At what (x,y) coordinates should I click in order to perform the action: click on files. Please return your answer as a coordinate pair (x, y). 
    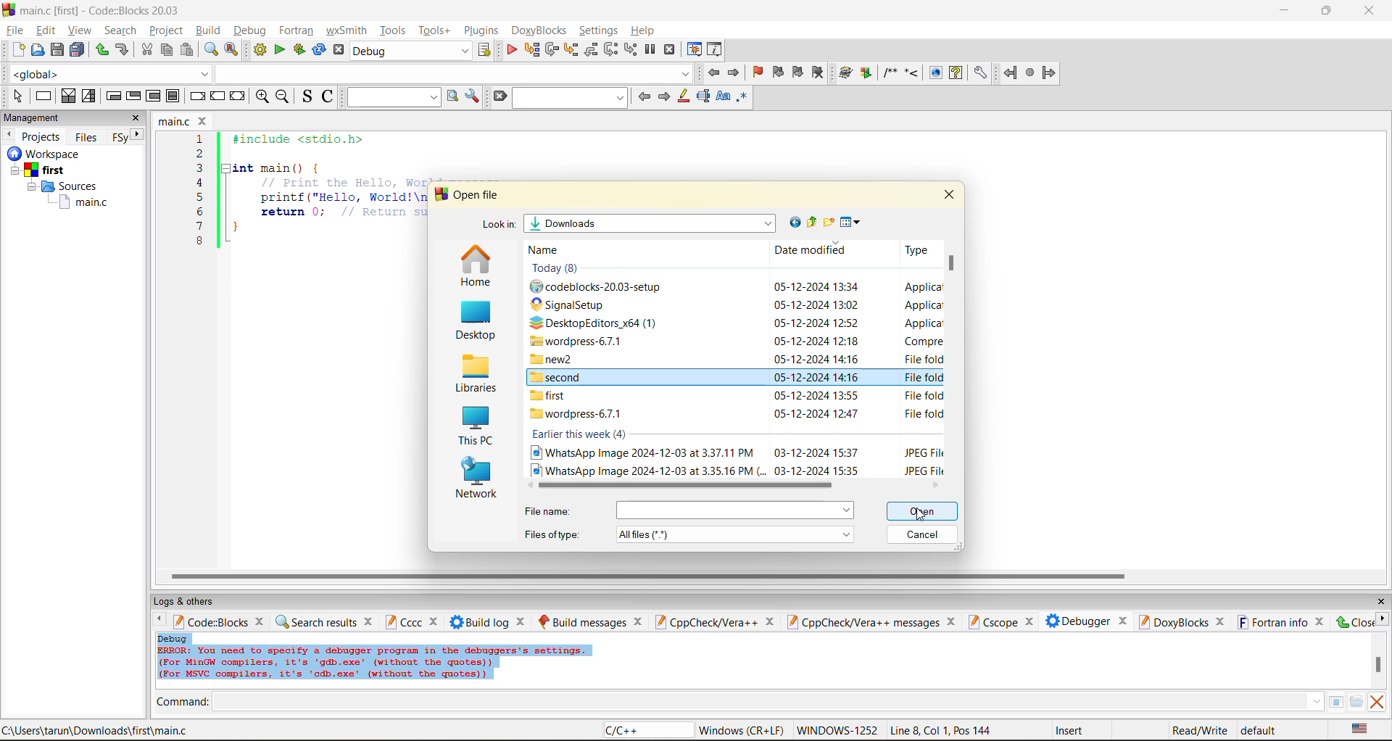
    Looking at the image, I should click on (86, 136).